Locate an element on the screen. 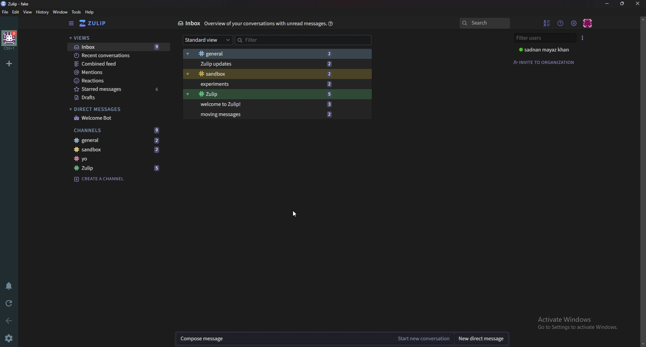 The width and height of the screenshot is (646, 347). Sandbox is located at coordinates (119, 150).